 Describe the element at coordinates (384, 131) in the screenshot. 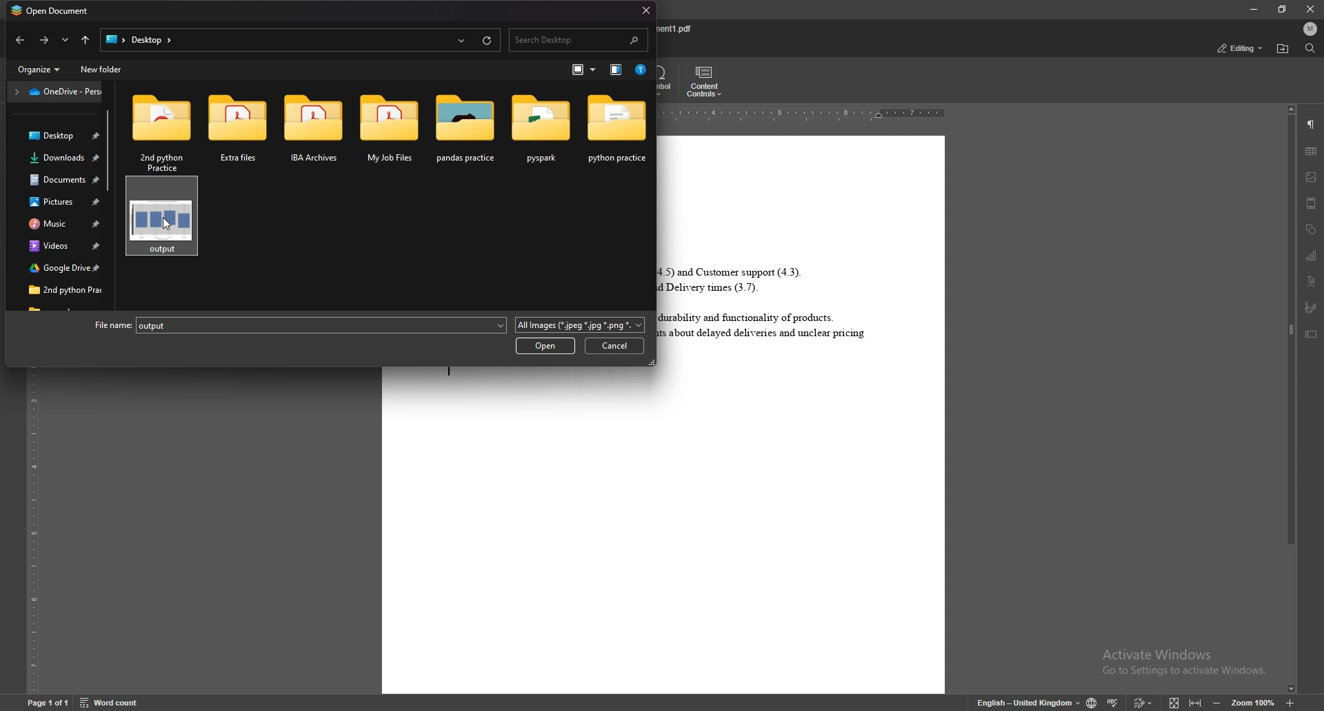

I see `folder` at that location.